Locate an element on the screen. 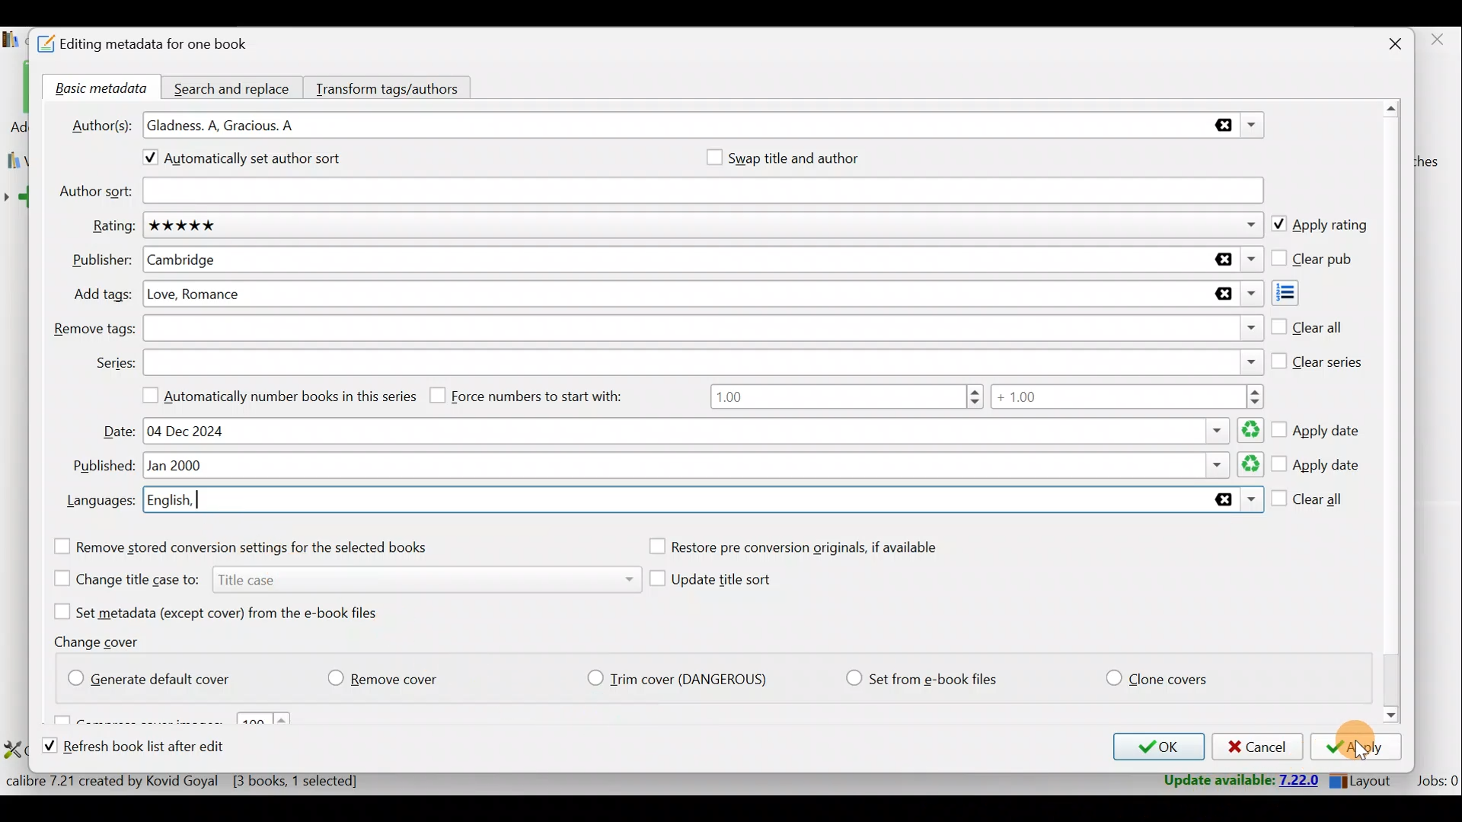 This screenshot has width=1462, height=822. Remove stored conversion settings for the selected books is located at coordinates (261, 546).